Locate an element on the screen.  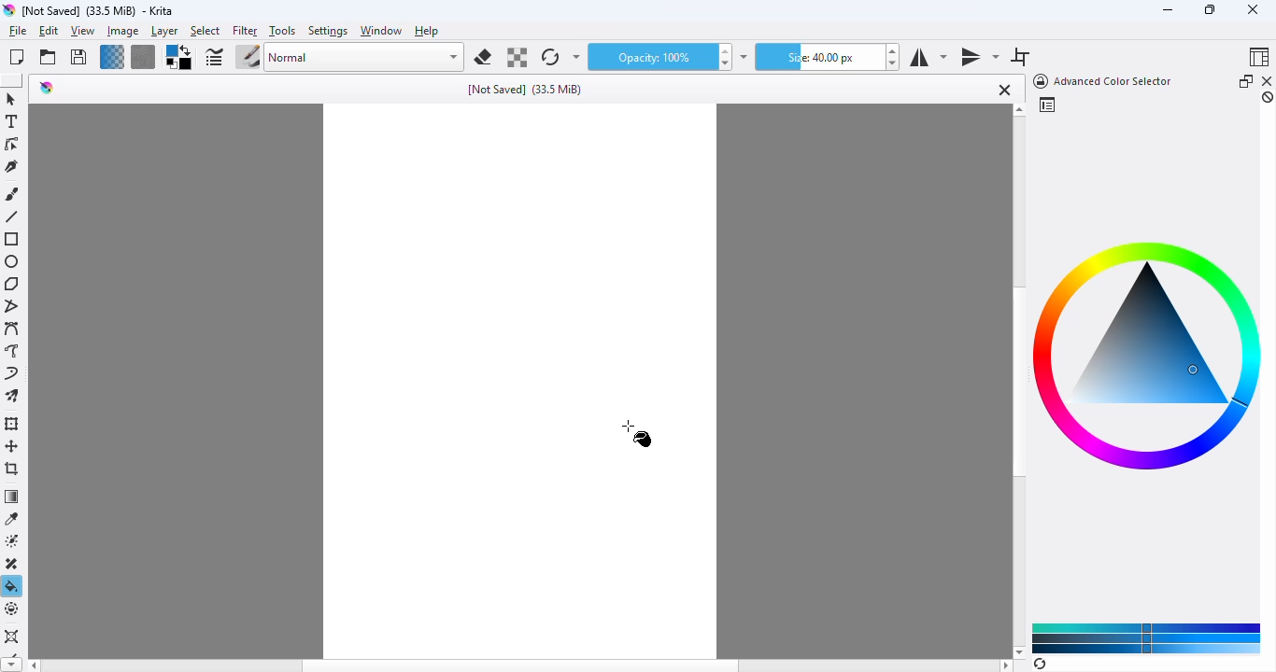
layer is located at coordinates (164, 32).